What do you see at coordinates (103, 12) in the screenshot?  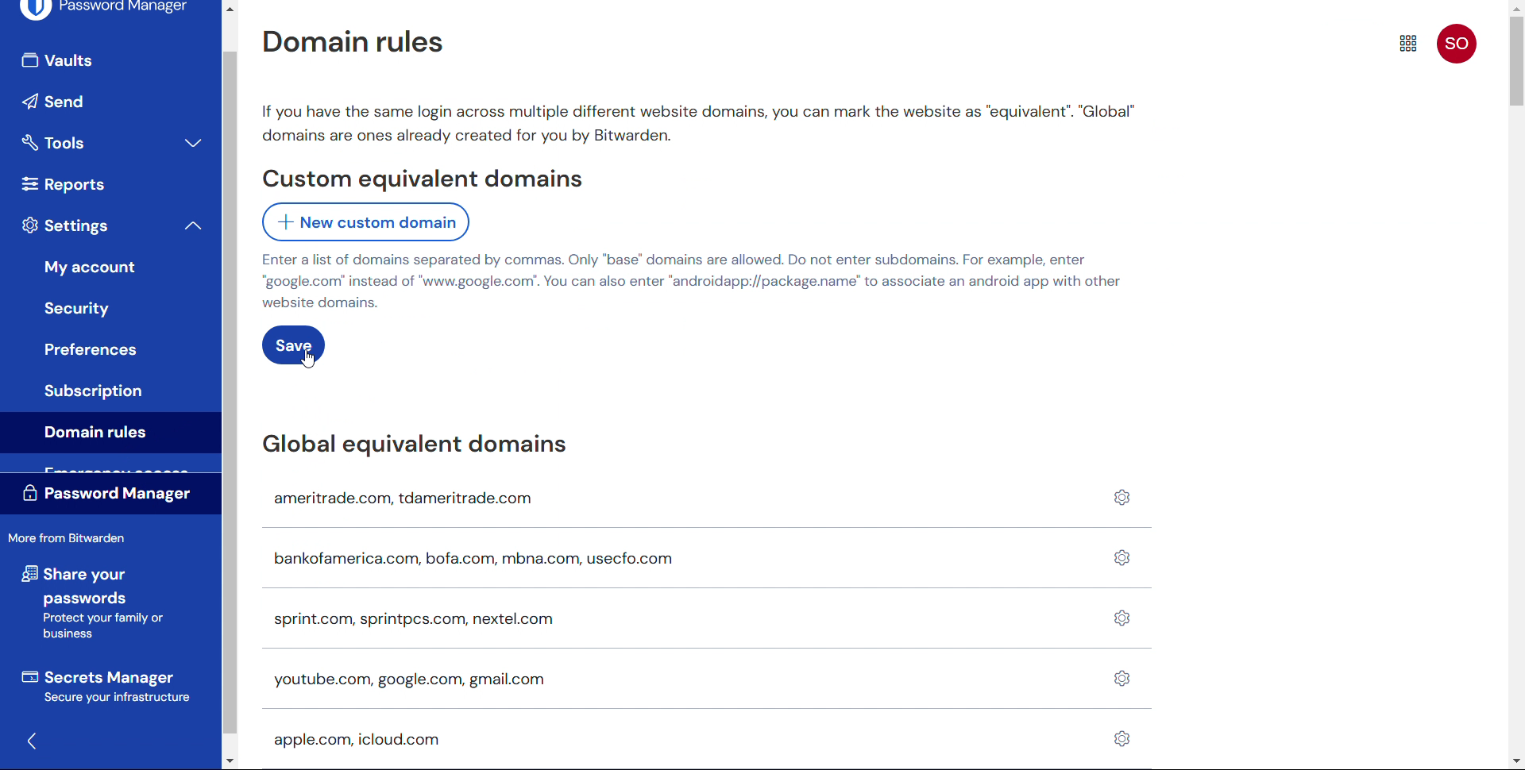 I see `Password manager ` at bounding box center [103, 12].